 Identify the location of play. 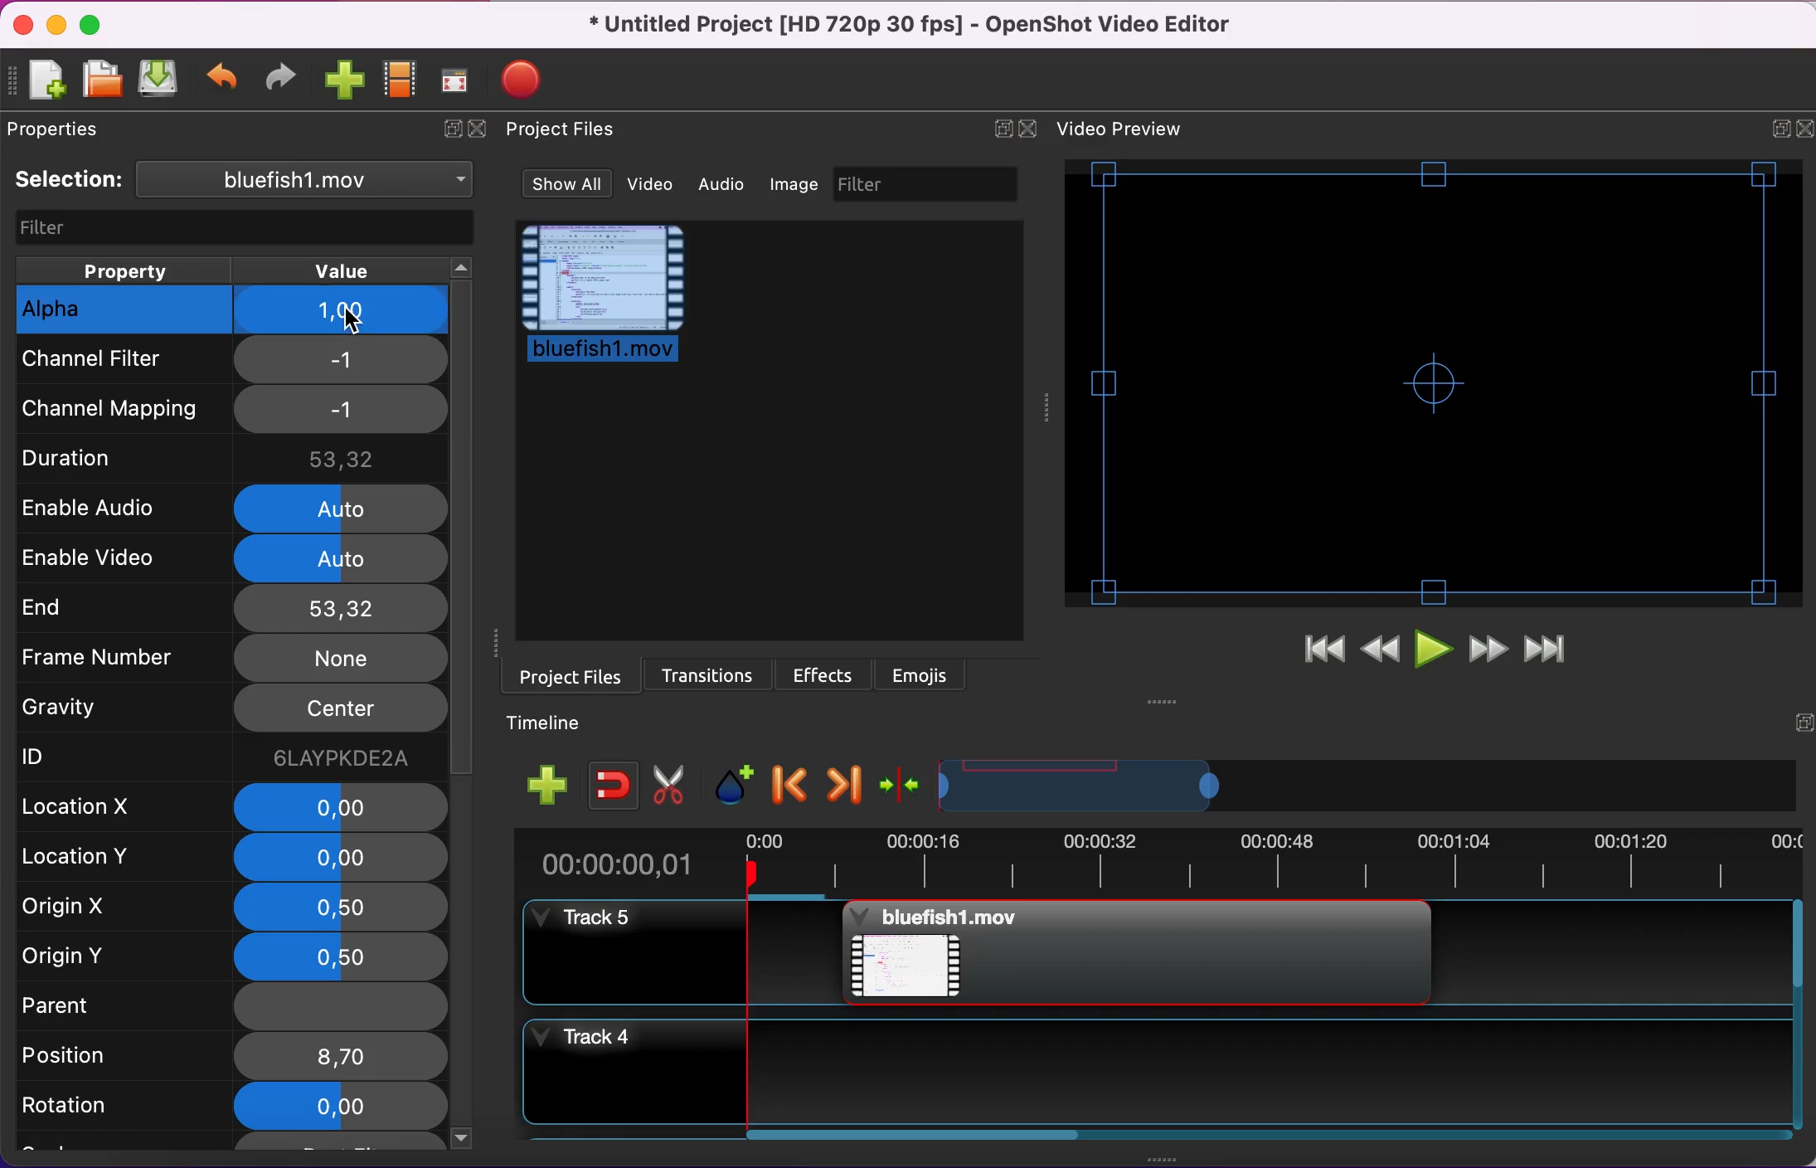
(1435, 650).